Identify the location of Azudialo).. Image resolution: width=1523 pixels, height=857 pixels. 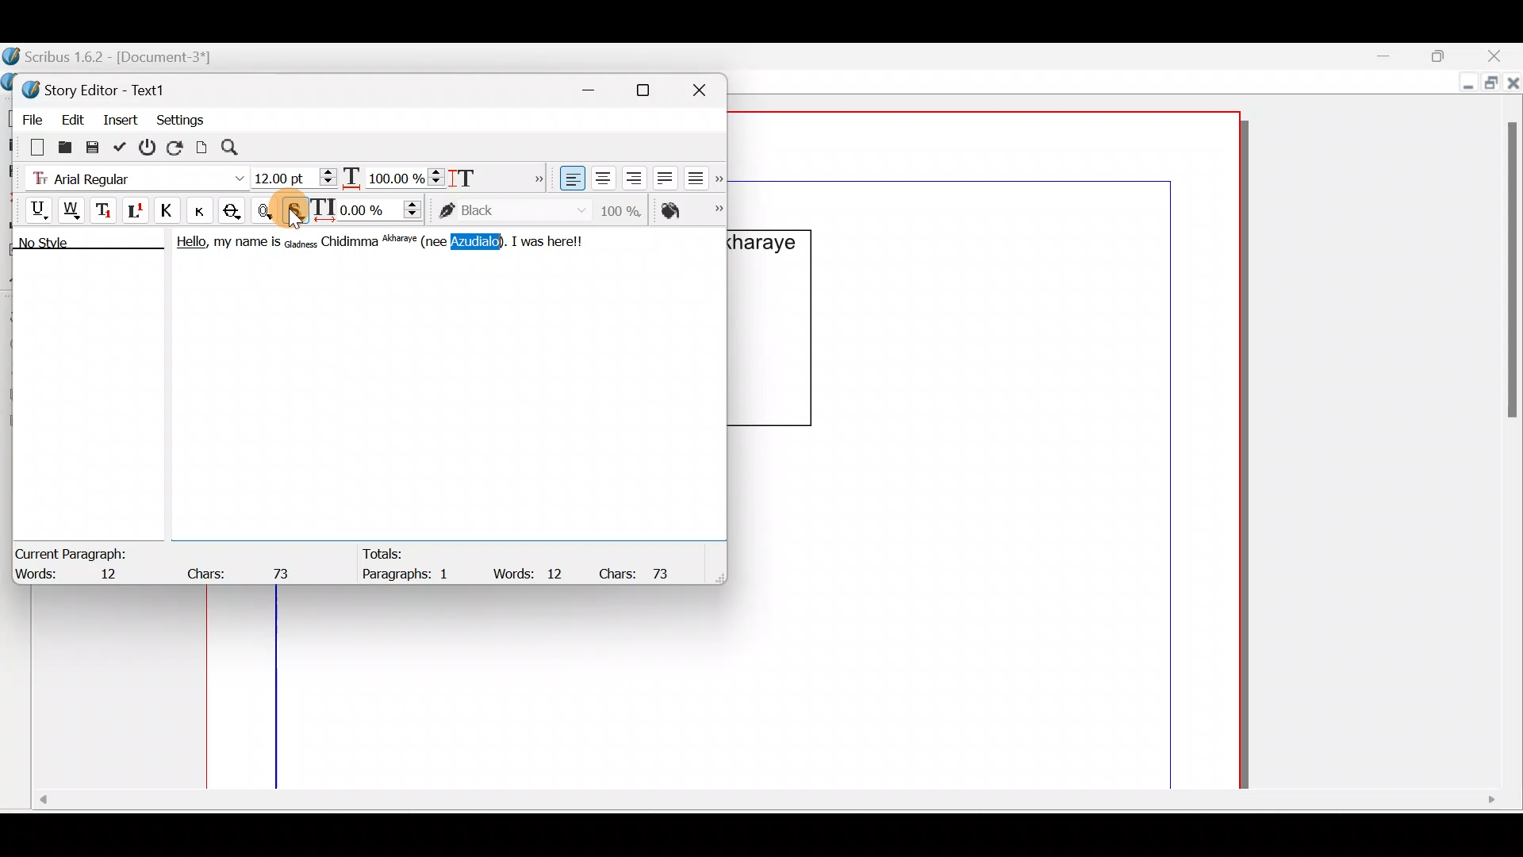
(481, 242).